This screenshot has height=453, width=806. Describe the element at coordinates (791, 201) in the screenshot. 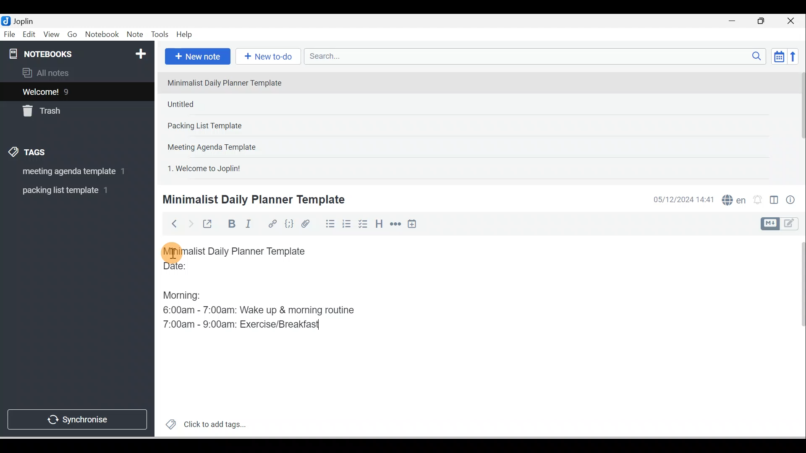

I see `Note properties` at that location.